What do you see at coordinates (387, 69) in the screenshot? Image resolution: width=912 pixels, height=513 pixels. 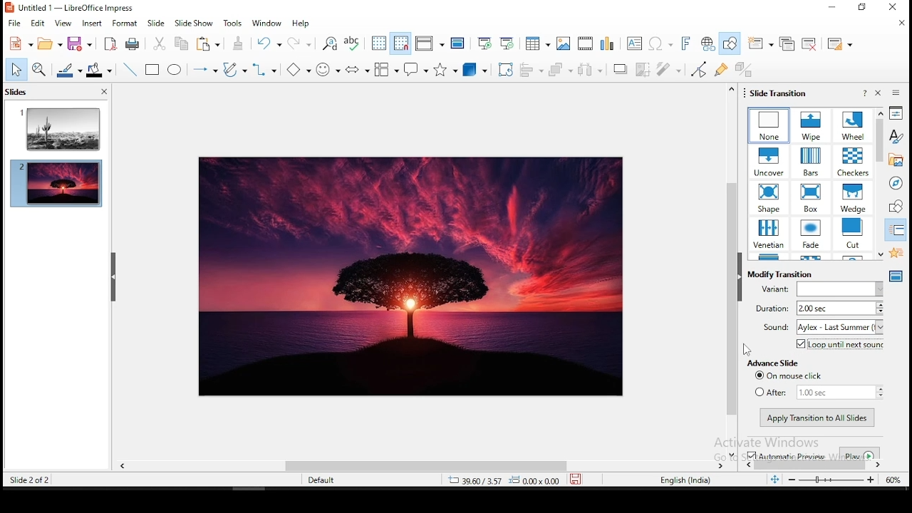 I see `flowchart` at bounding box center [387, 69].